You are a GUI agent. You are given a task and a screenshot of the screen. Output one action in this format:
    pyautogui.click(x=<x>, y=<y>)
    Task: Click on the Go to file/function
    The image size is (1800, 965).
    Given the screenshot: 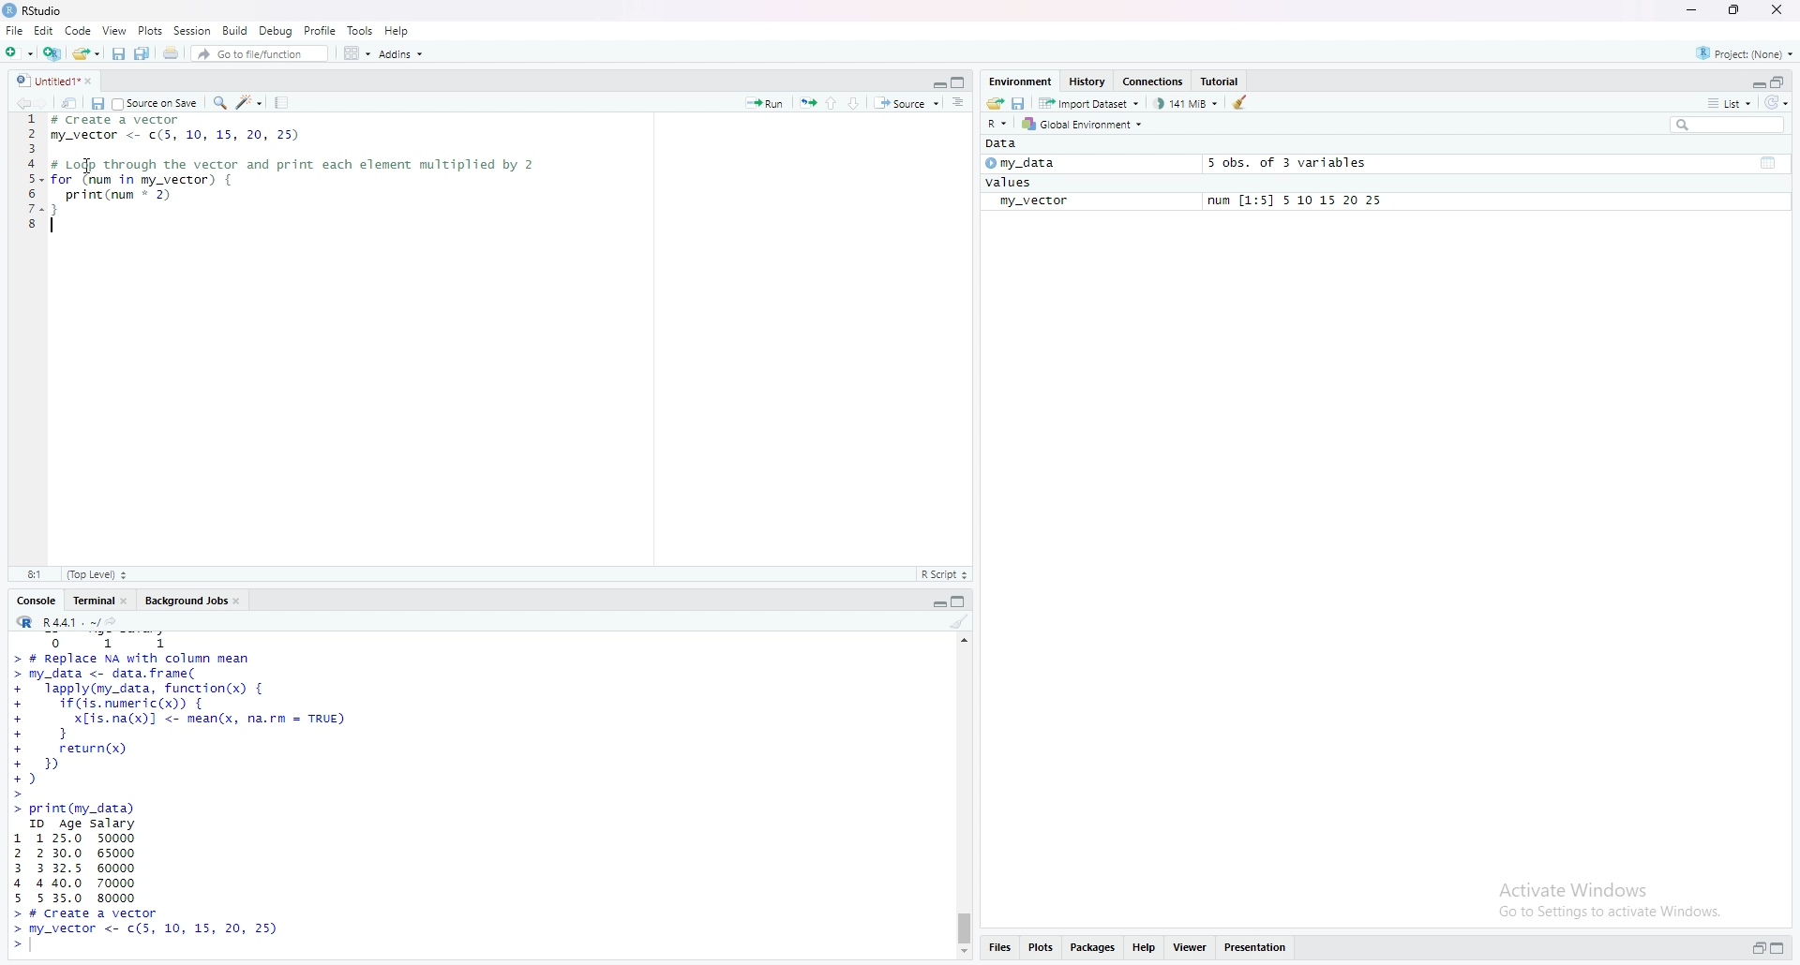 What is the action you would take?
    pyautogui.click(x=258, y=55)
    